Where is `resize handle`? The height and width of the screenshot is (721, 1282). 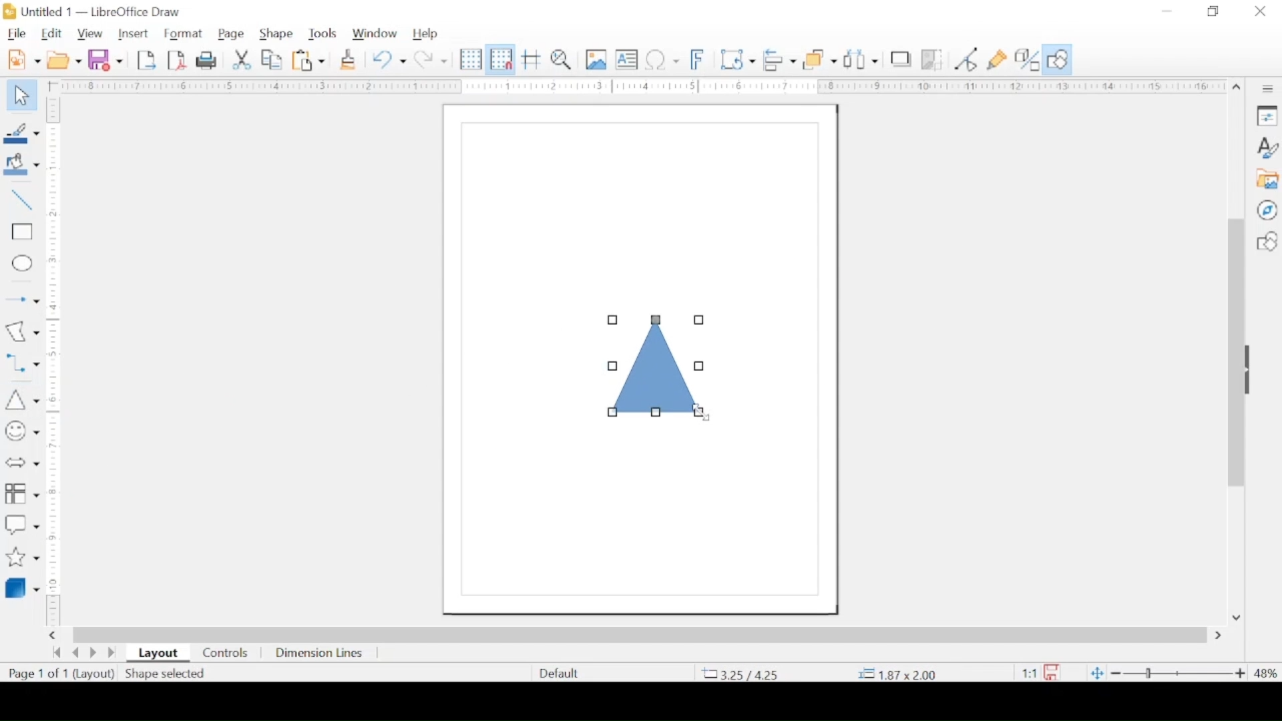 resize handle is located at coordinates (656, 320).